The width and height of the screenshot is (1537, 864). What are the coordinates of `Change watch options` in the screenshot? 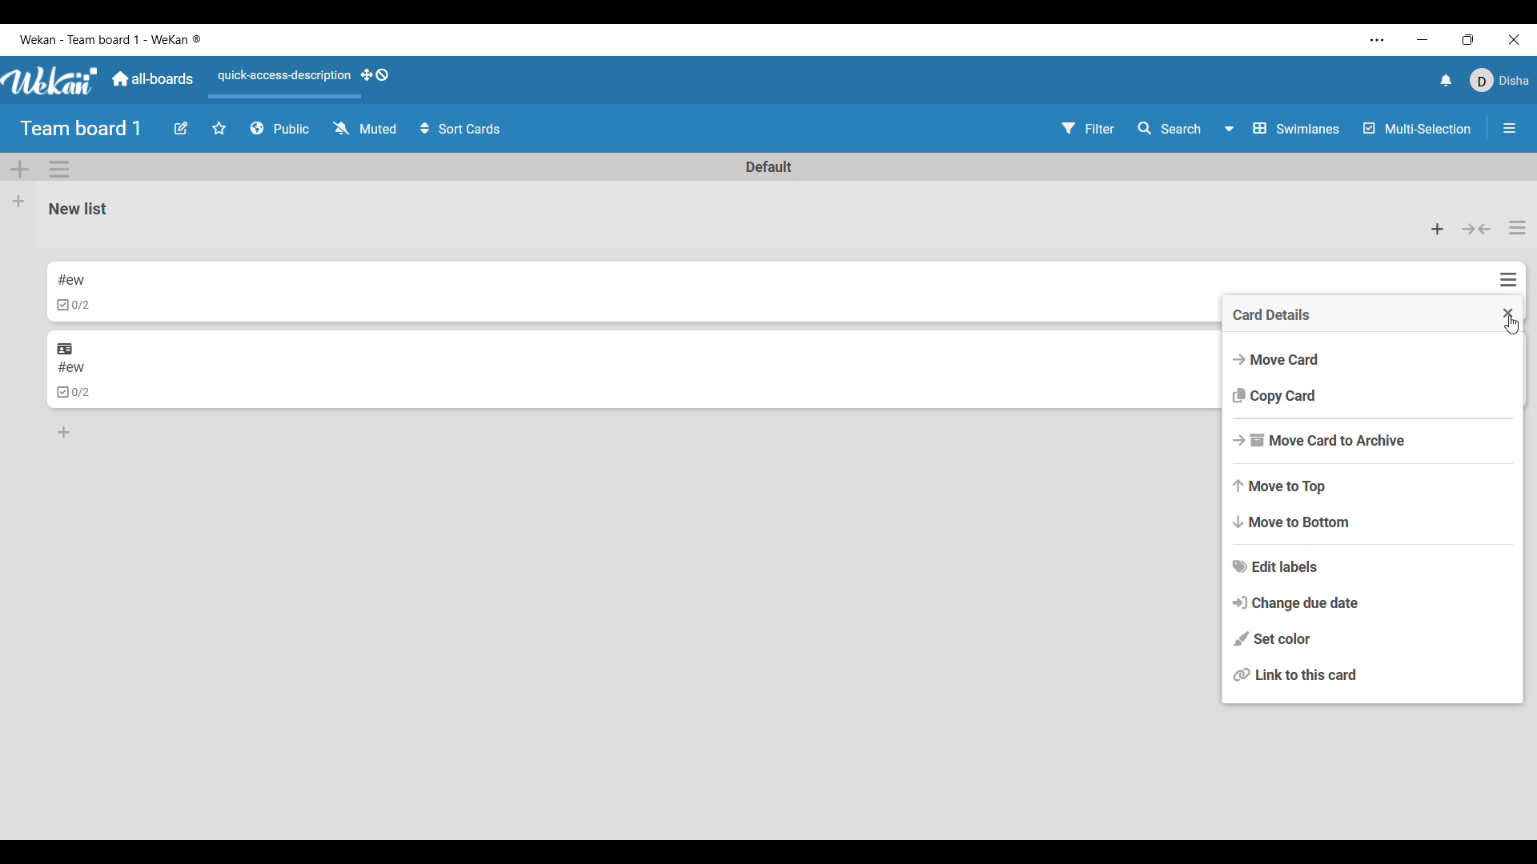 It's located at (364, 128).